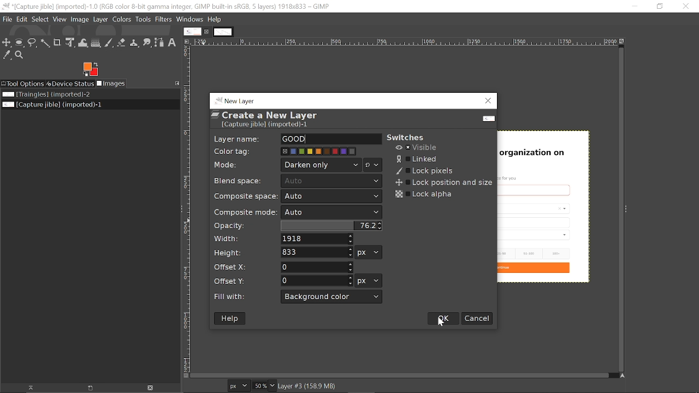  I want to click on Raise this image display, so click(26, 388).